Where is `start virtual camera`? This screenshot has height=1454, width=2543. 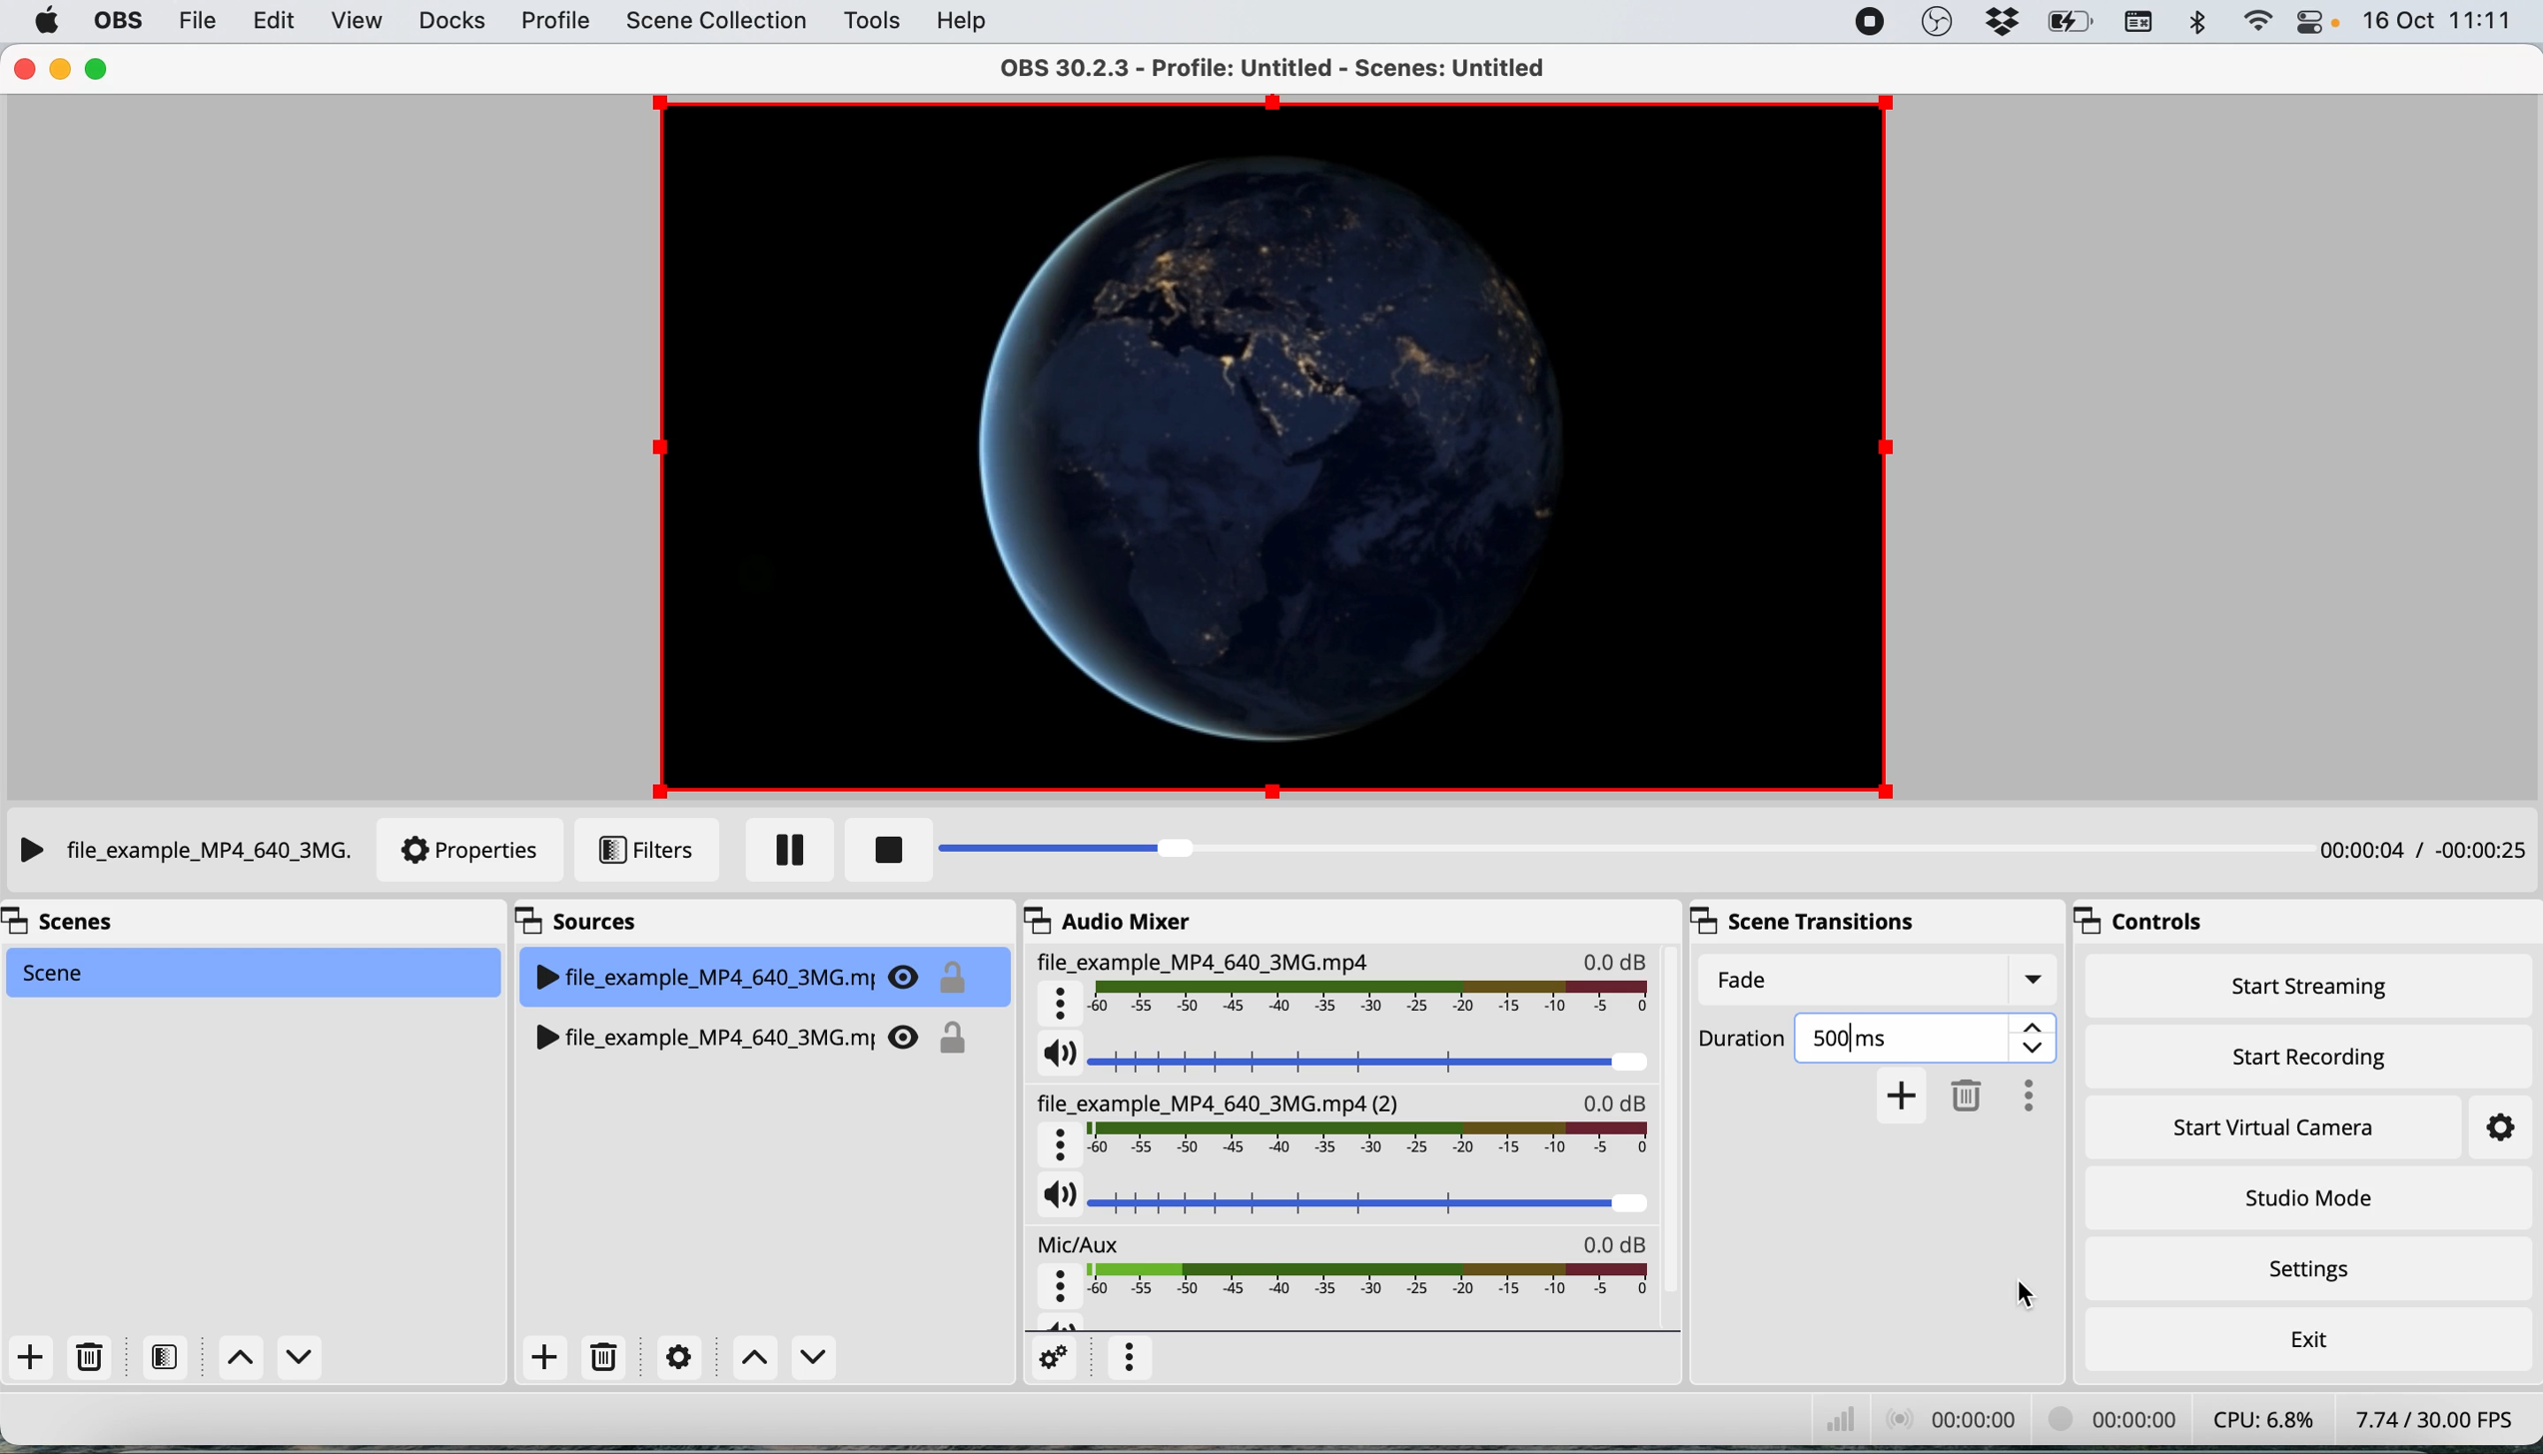
start virtual camera is located at coordinates (2283, 1127).